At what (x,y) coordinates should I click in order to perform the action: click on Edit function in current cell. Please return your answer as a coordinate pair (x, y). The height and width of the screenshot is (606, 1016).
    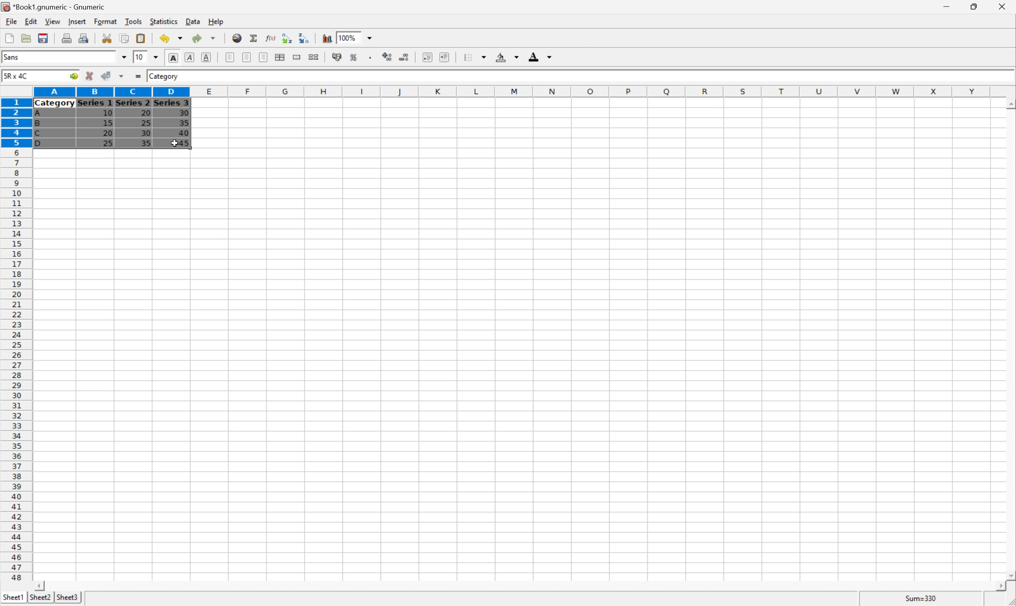
    Looking at the image, I should click on (271, 38).